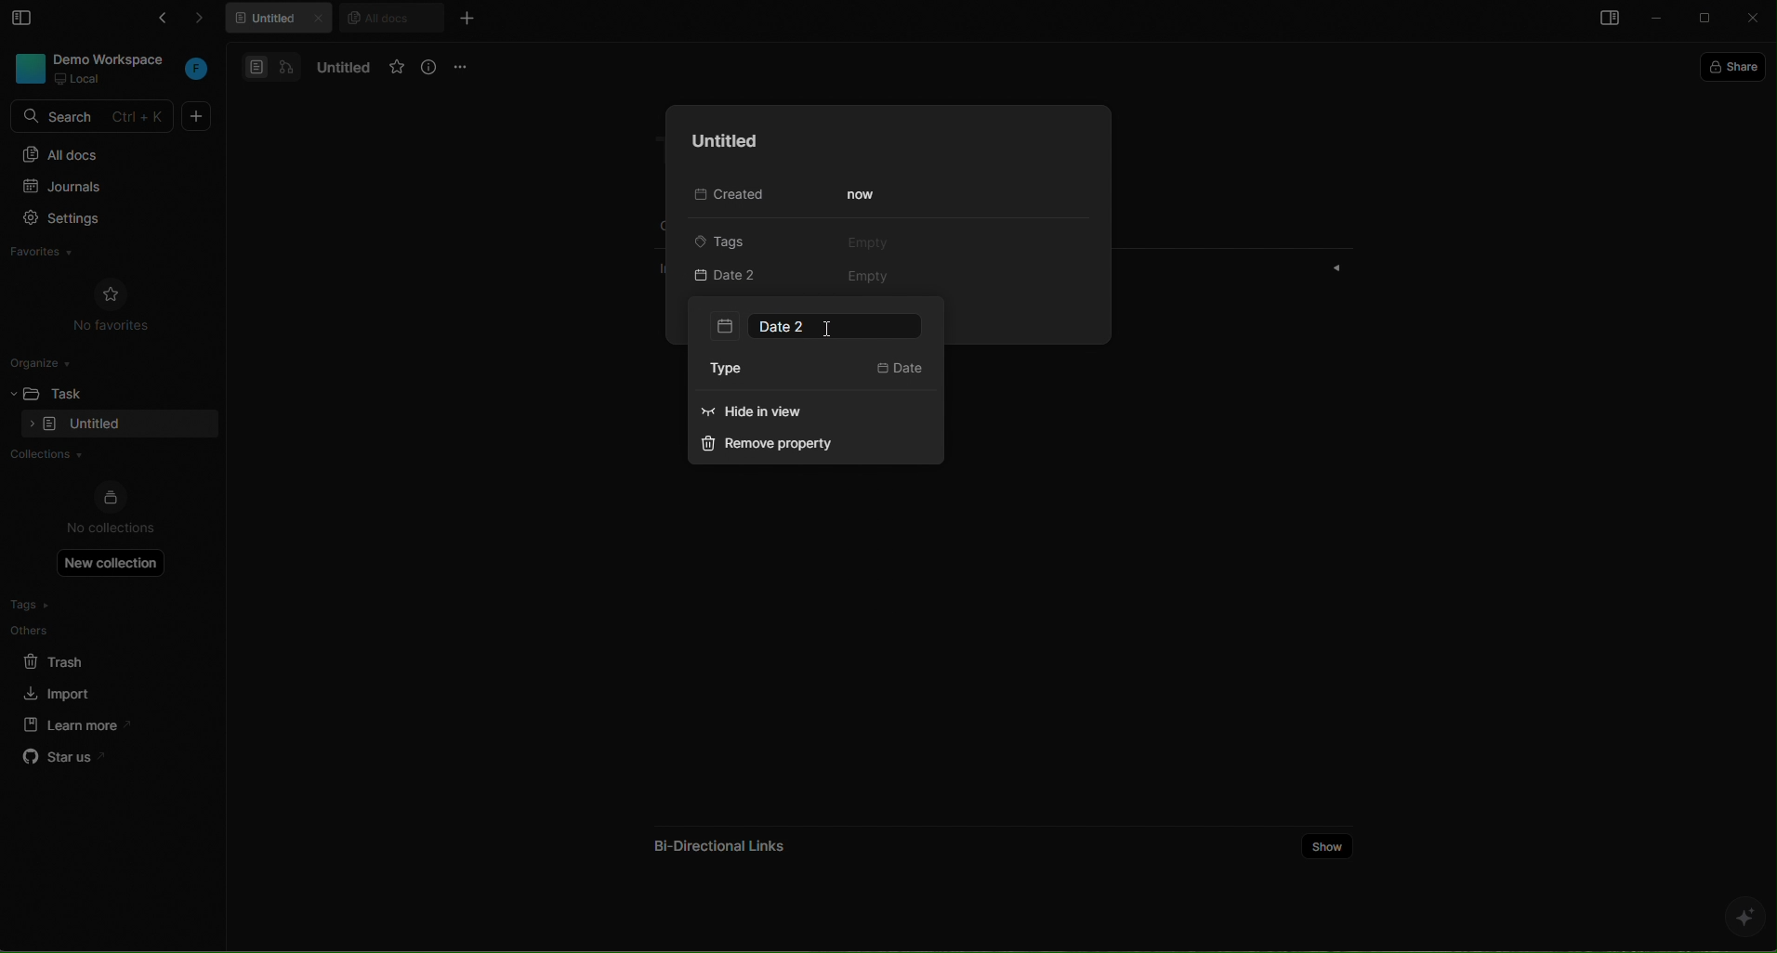  I want to click on empty, so click(871, 278).